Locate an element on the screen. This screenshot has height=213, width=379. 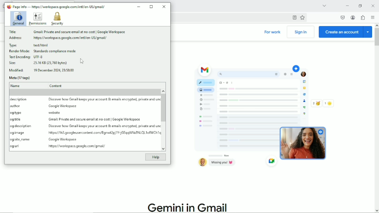
Graphic is located at coordinates (263, 116).